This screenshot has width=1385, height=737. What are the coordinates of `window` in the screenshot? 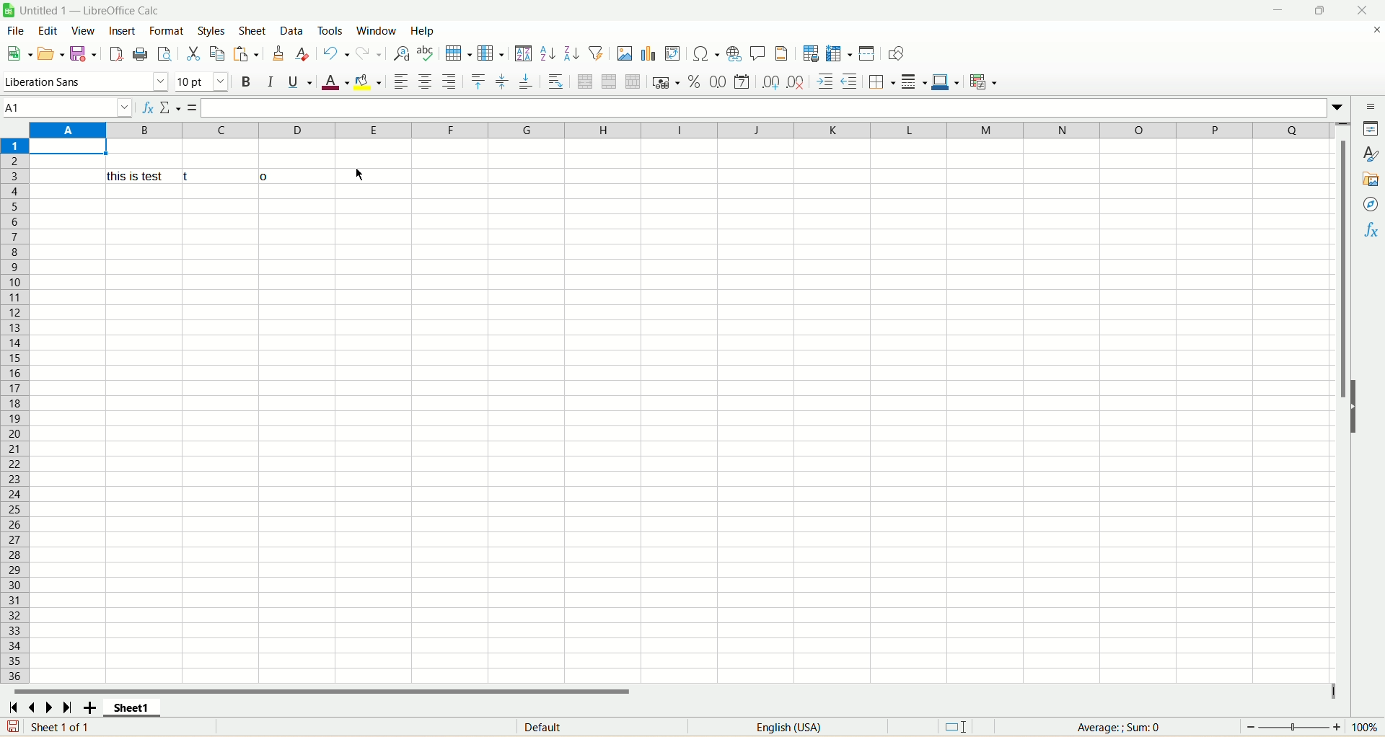 It's located at (373, 30).